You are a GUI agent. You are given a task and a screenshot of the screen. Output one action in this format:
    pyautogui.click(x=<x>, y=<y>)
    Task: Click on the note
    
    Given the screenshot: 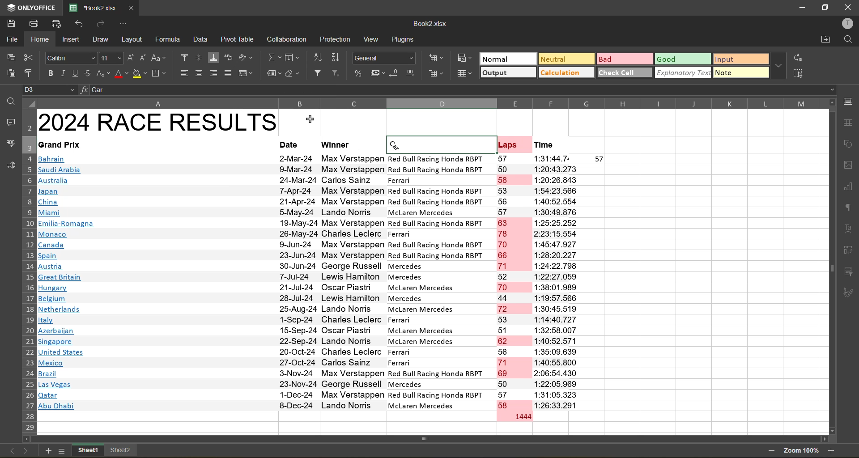 What is the action you would take?
    pyautogui.click(x=740, y=74)
    